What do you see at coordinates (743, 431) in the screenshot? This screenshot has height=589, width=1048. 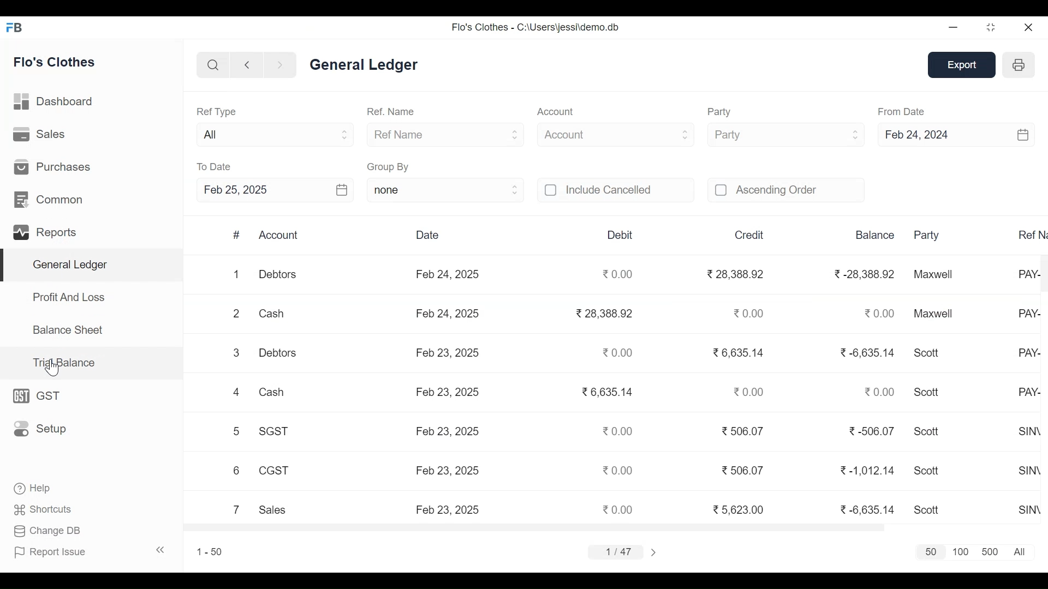 I see `506.07` at bounding box center [743, 431].